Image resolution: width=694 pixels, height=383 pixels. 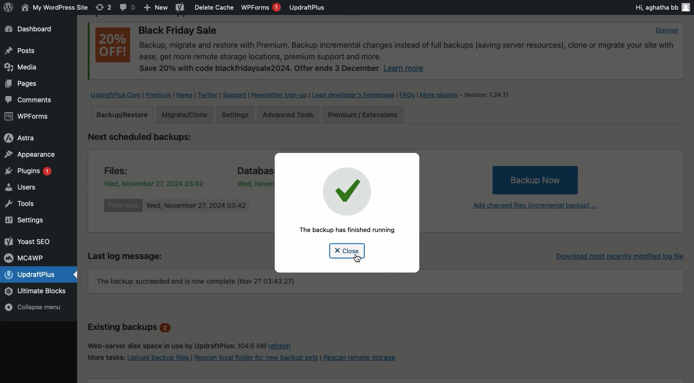 What do you see at coordinates (214, 7) in the screenshot?
I see `Delete cache` at bounding box center [214, 7].